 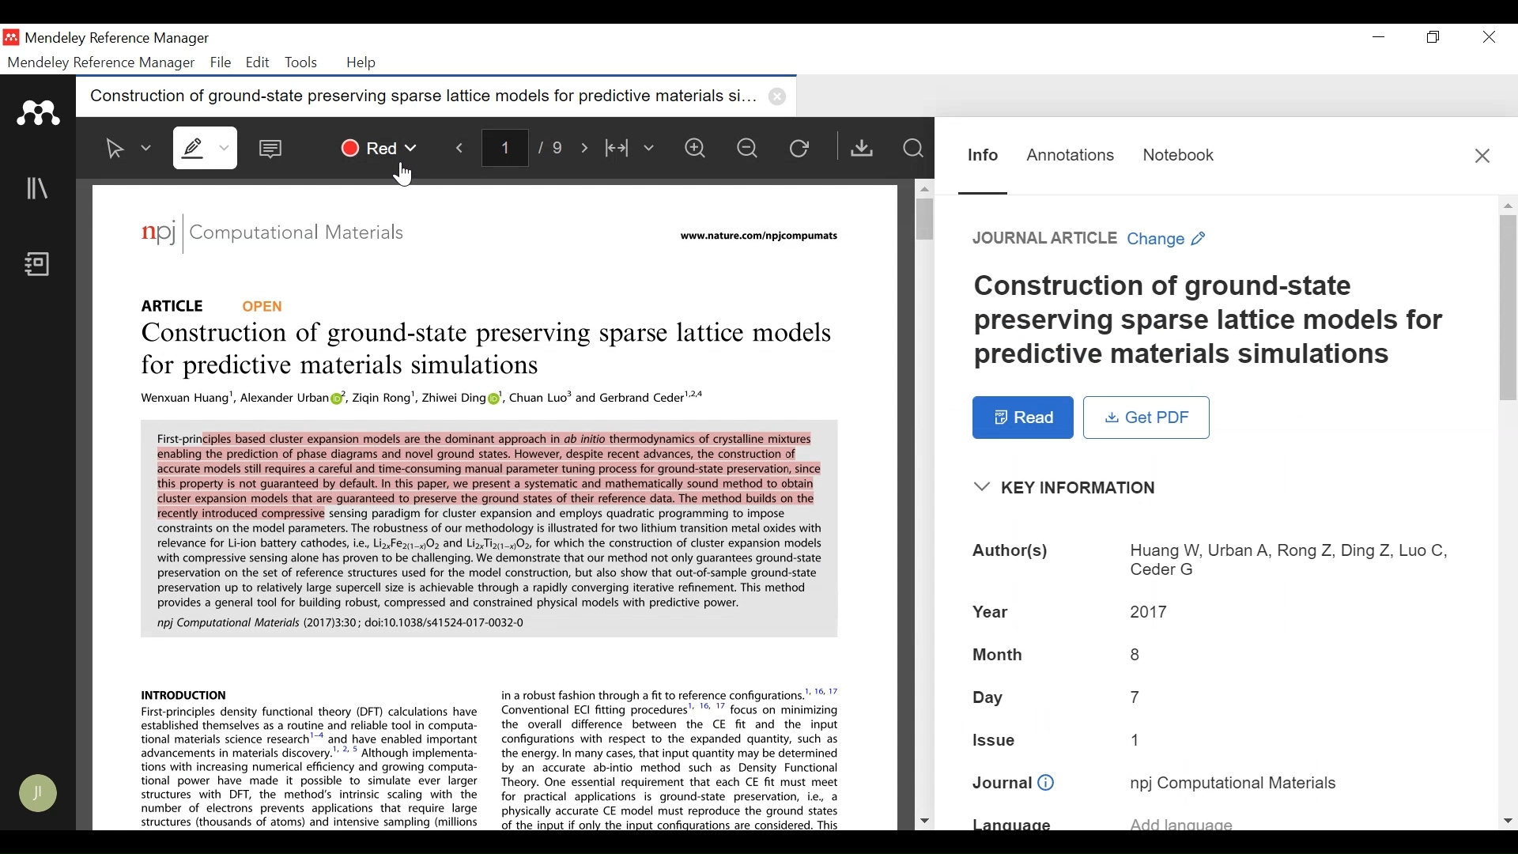 What do you see at coordinates (1010, 554) in the screenshot?
I see `Author(s):` at bounding box center [1010, 554].